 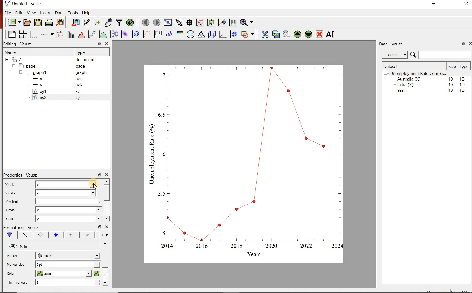 What do you see at coordinates (440, 55) in the screenshot?
I see `search bar` at bounding box center [440, 55].